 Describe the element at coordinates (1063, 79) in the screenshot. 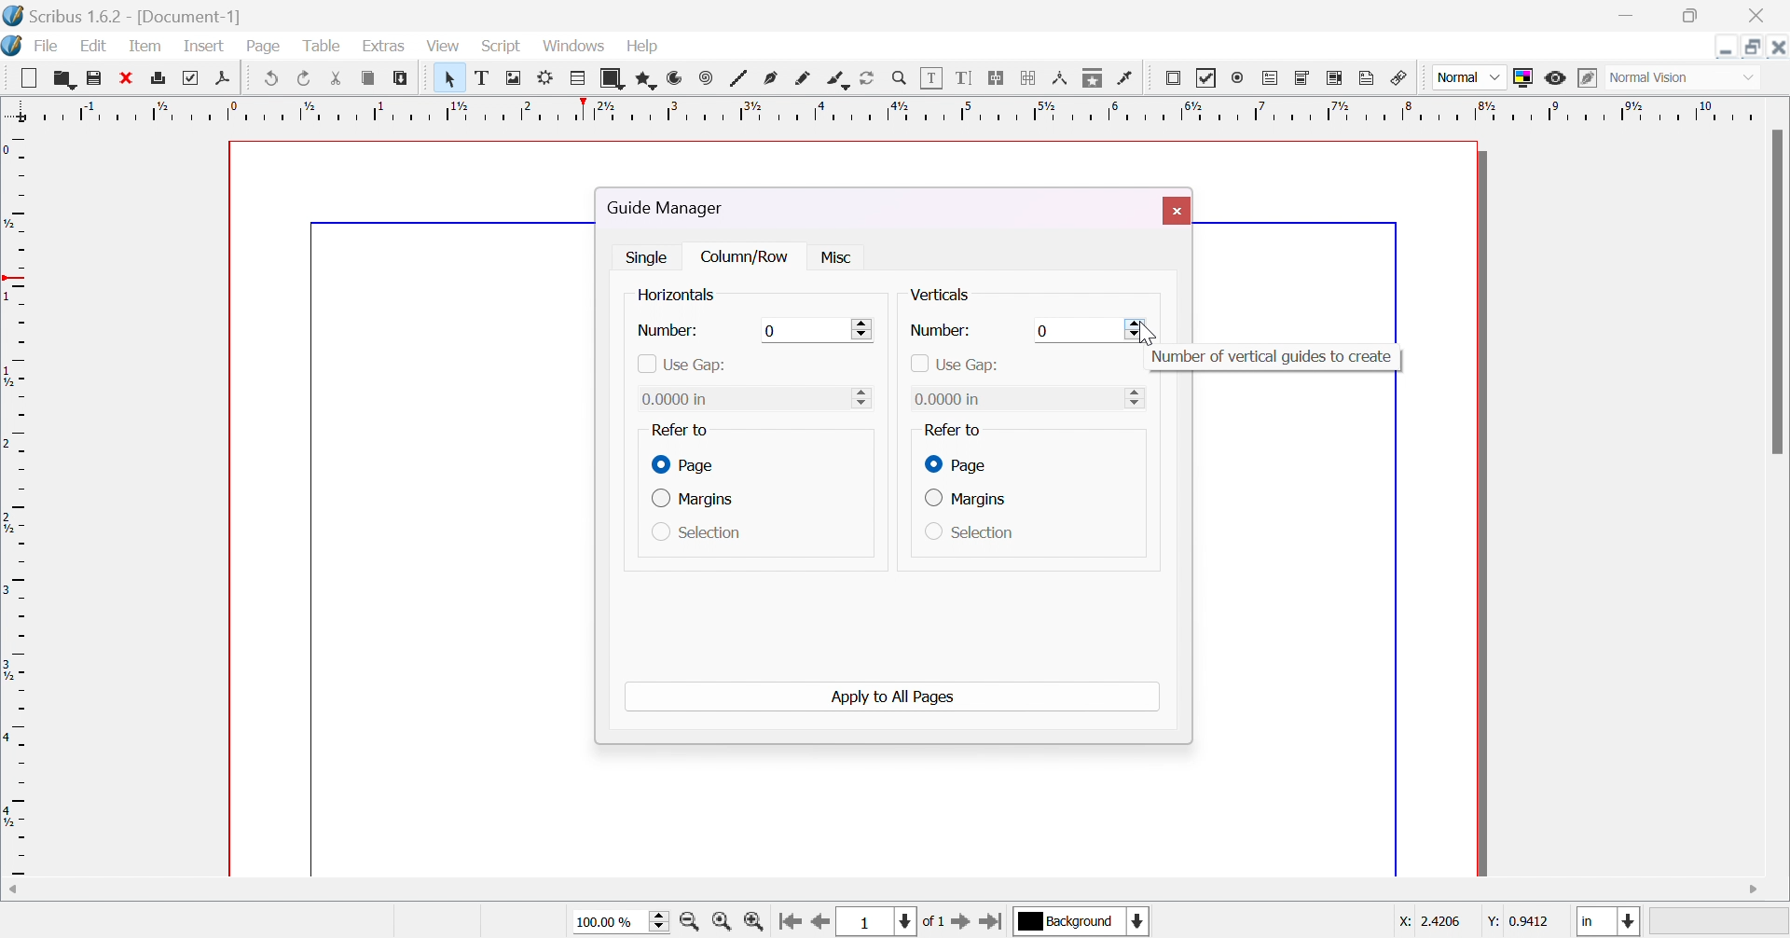

I see `measurements` at that location.